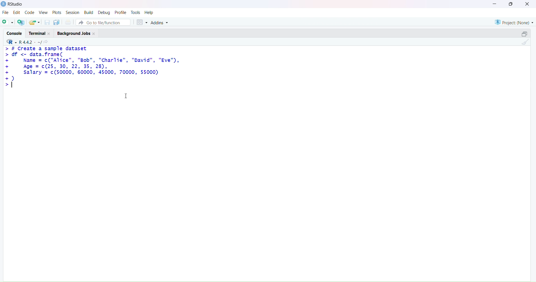 This screenshot has height=282, width=536. What do you see at coordinates (57, 12) in the screenshot?
I see `plots` at bounding box center [57, 12].